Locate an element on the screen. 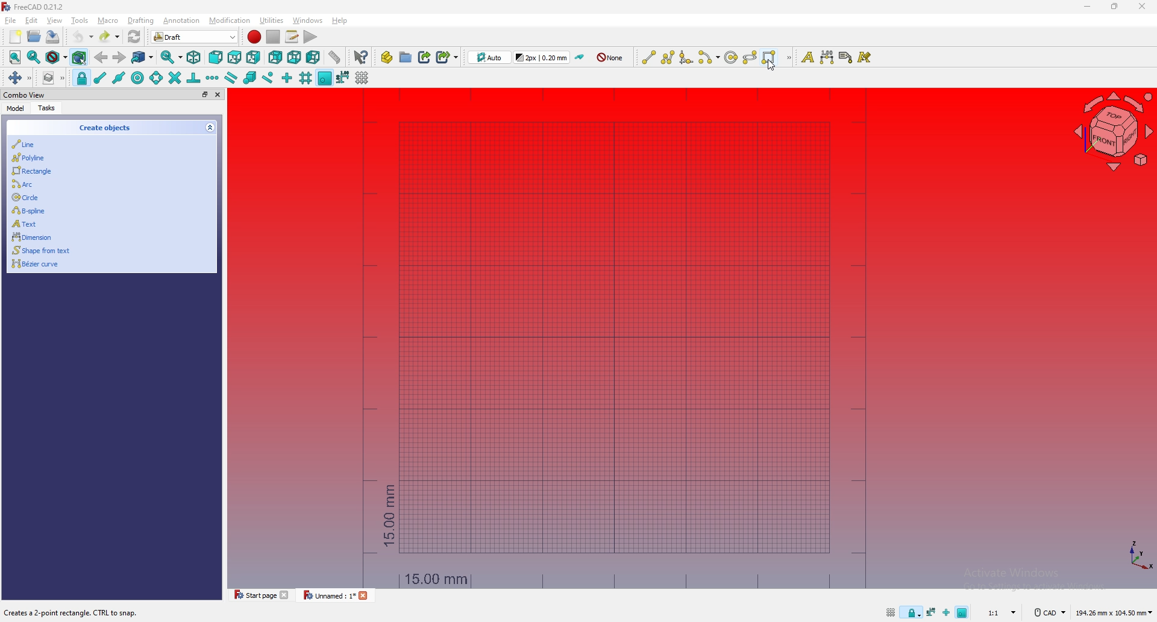 The width and height of the screenshot is (1157, 622). snap center is located at coordinates (137, 78).